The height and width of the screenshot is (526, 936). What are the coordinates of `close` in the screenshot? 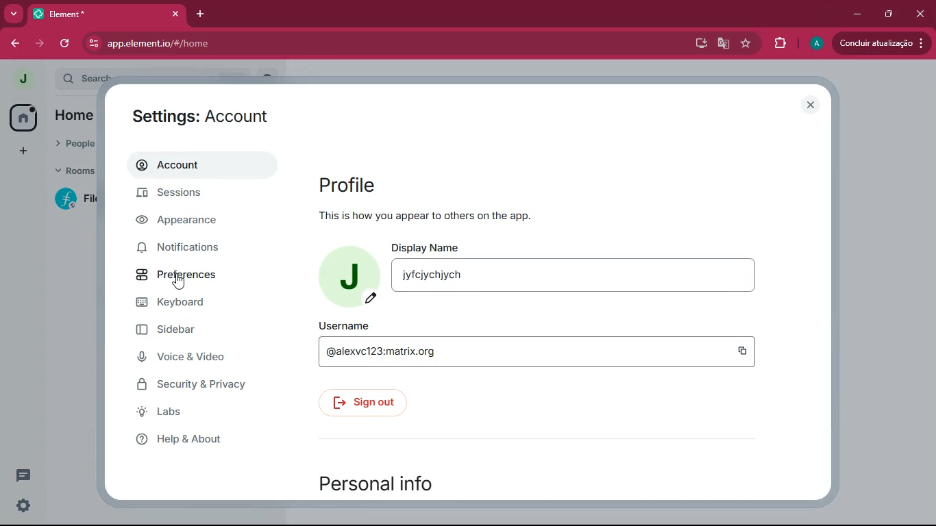 It's located at (921, 14).